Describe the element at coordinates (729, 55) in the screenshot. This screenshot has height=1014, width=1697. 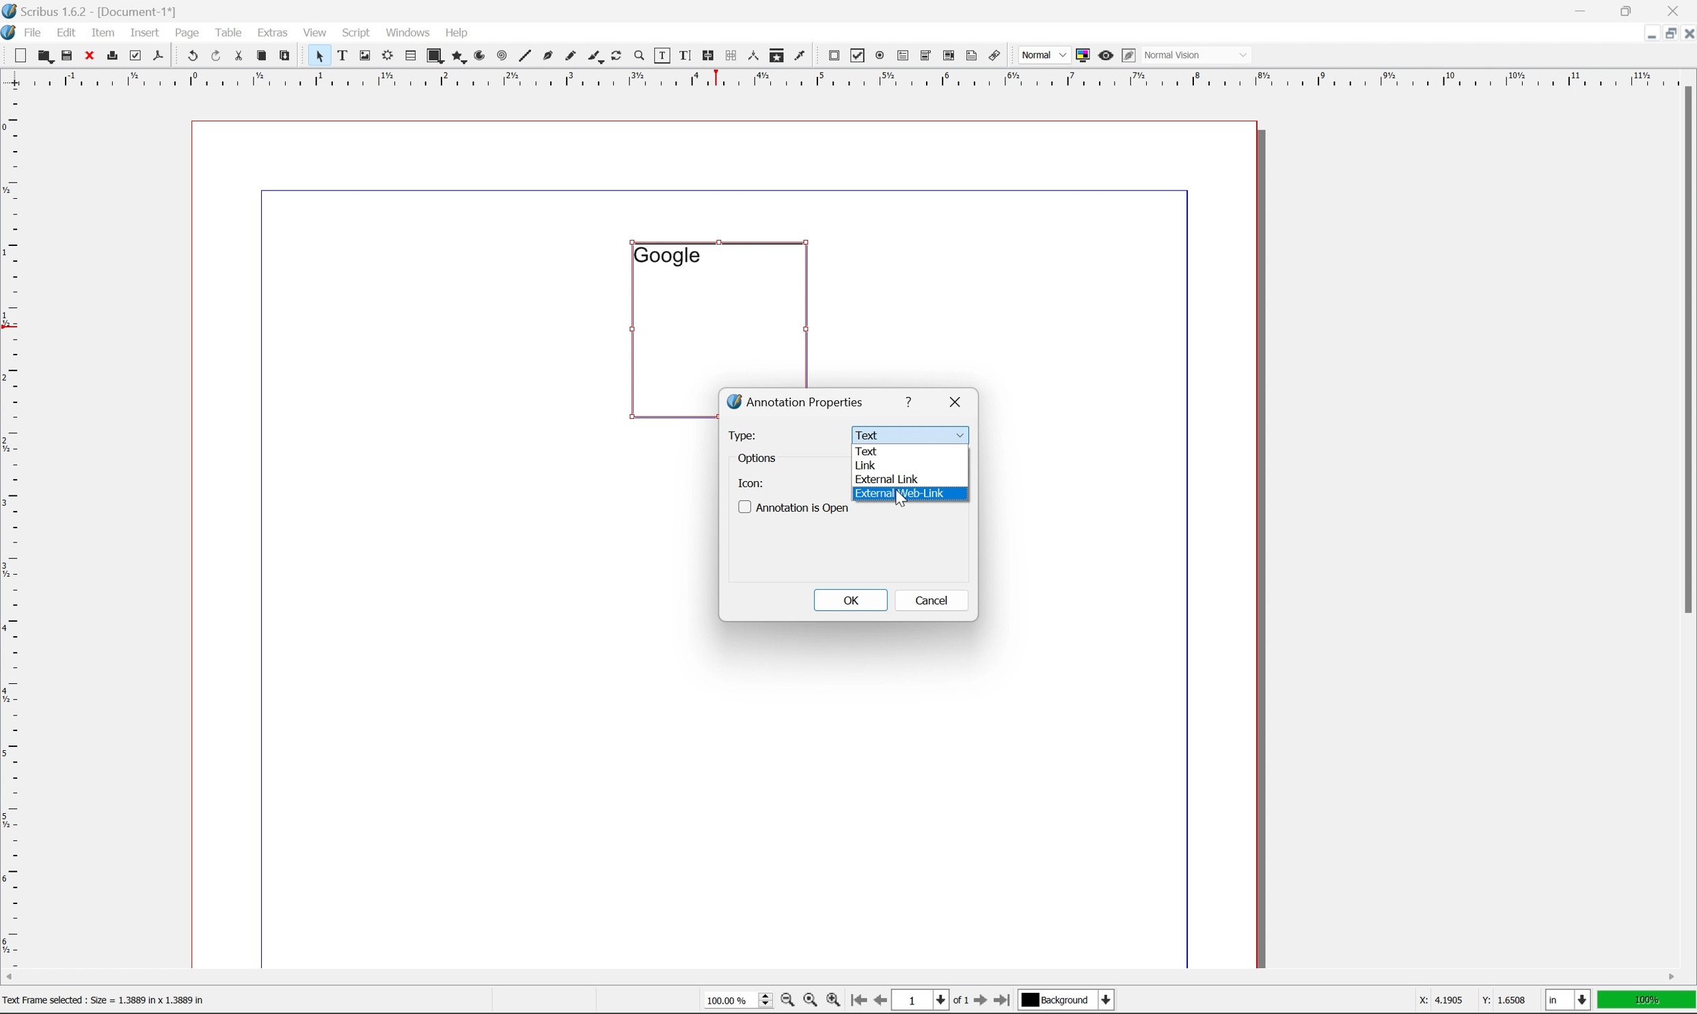
I see `unlink text frames` at that location.